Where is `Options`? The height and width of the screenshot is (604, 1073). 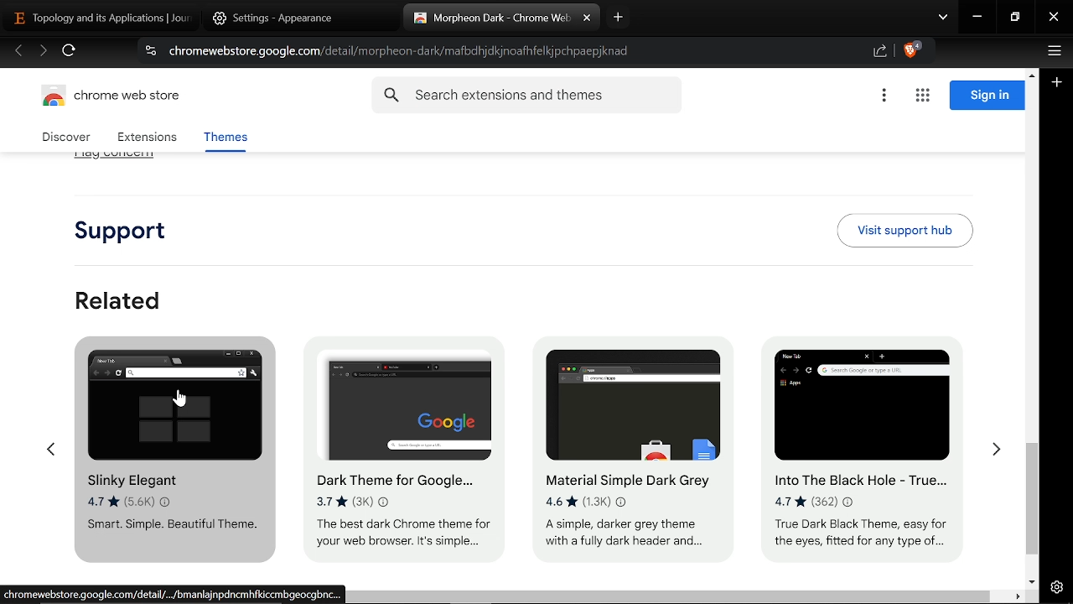
Options is located at coordinates (884, 96).